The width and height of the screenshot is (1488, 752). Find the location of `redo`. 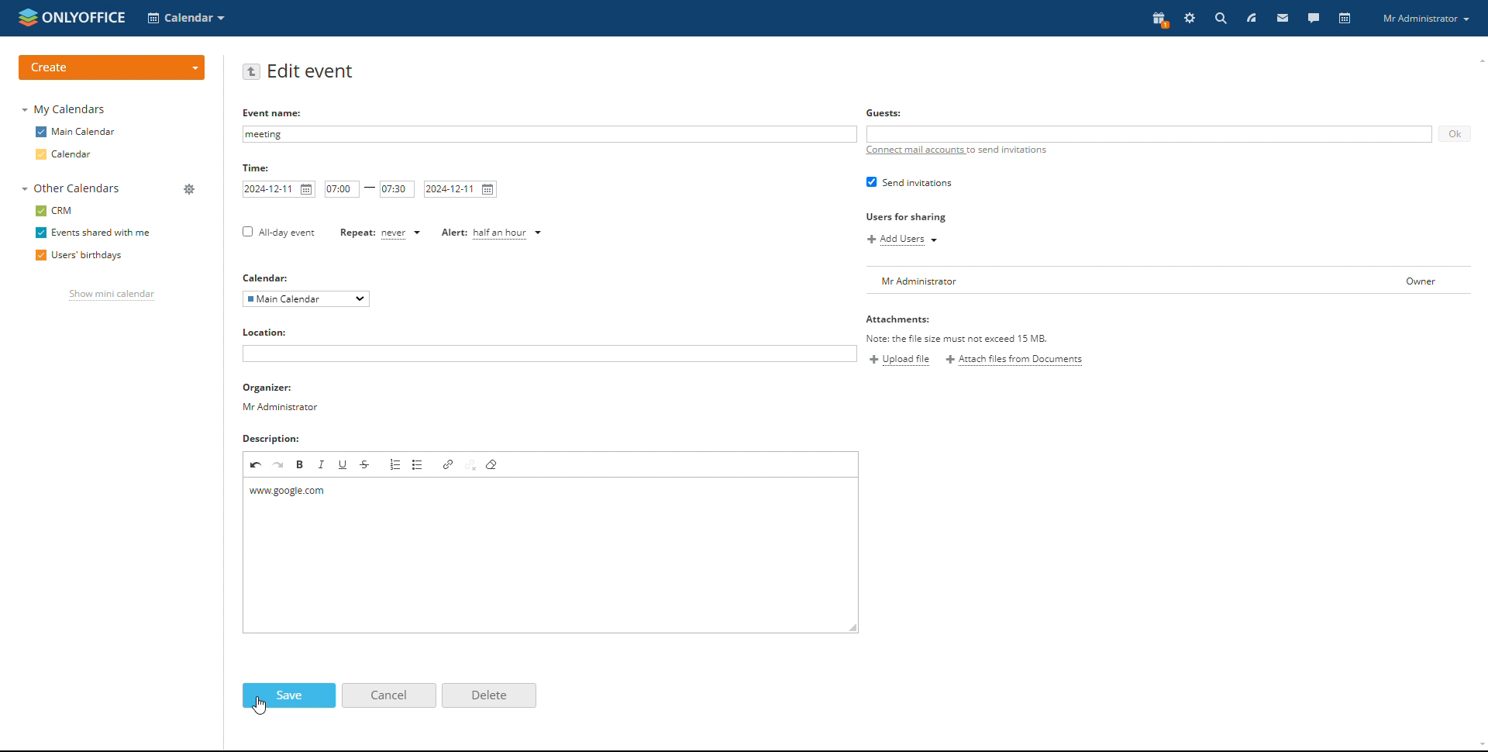

redo is located at coordinates (279, 464).